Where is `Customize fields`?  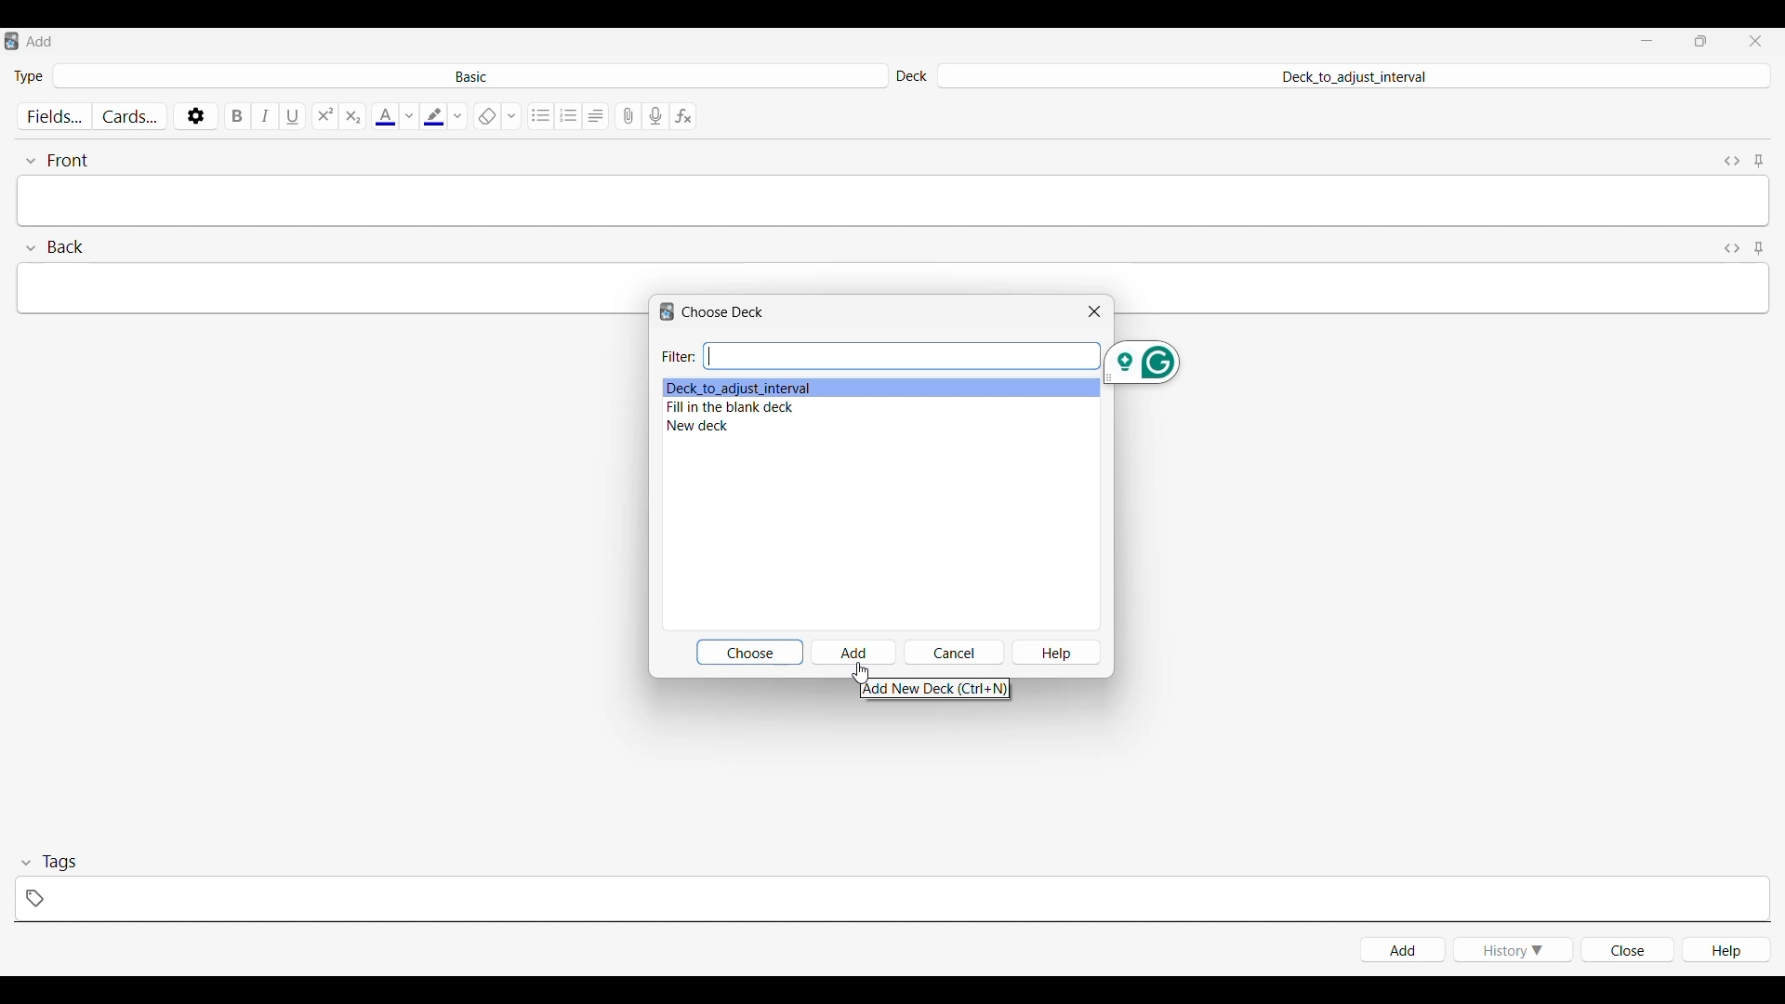 Customize fields is located at coordinates (57, 116).